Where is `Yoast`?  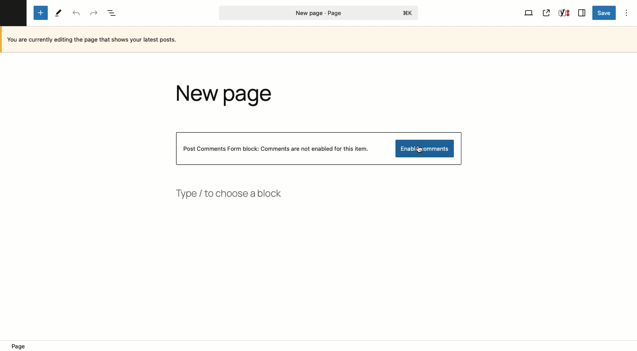 Yoast is located at coordinates (564, 12).